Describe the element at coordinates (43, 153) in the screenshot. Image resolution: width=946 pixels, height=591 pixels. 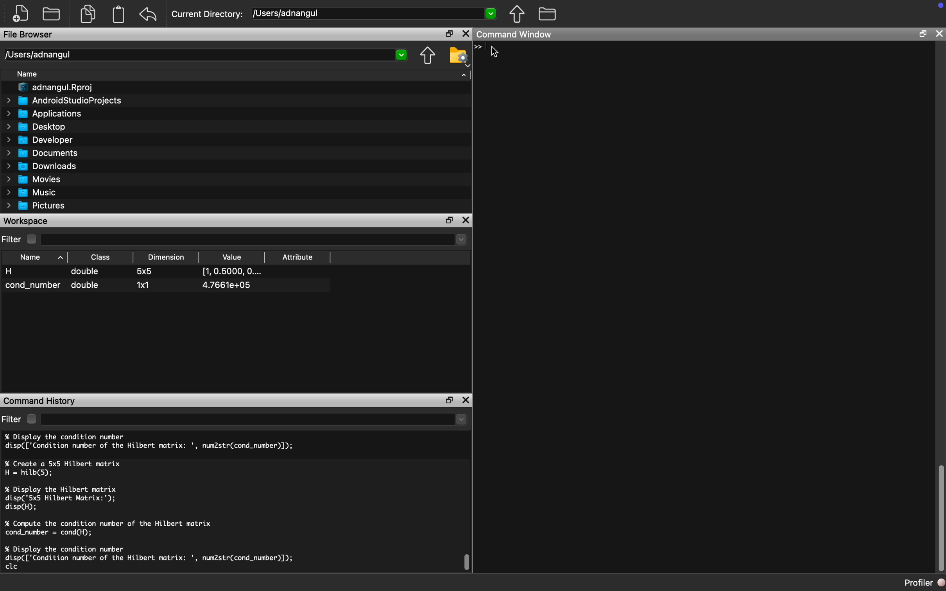
I see `Documents` at that location.